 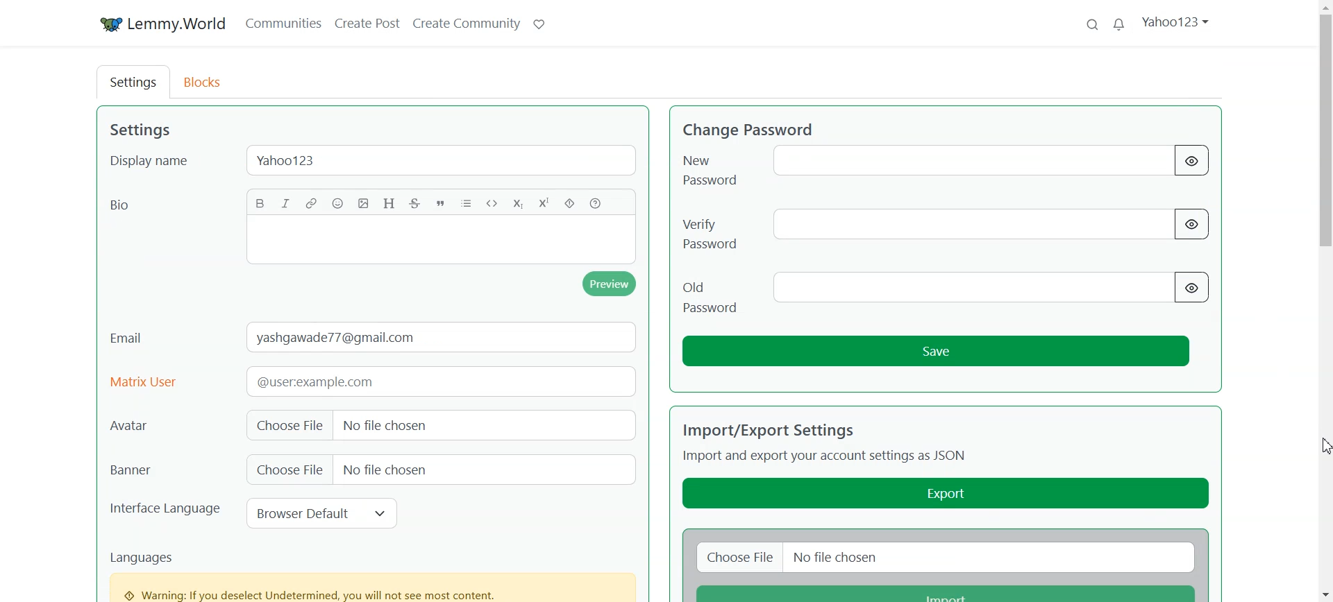 I want to click on Cursor, so click(x=1325, y=445).